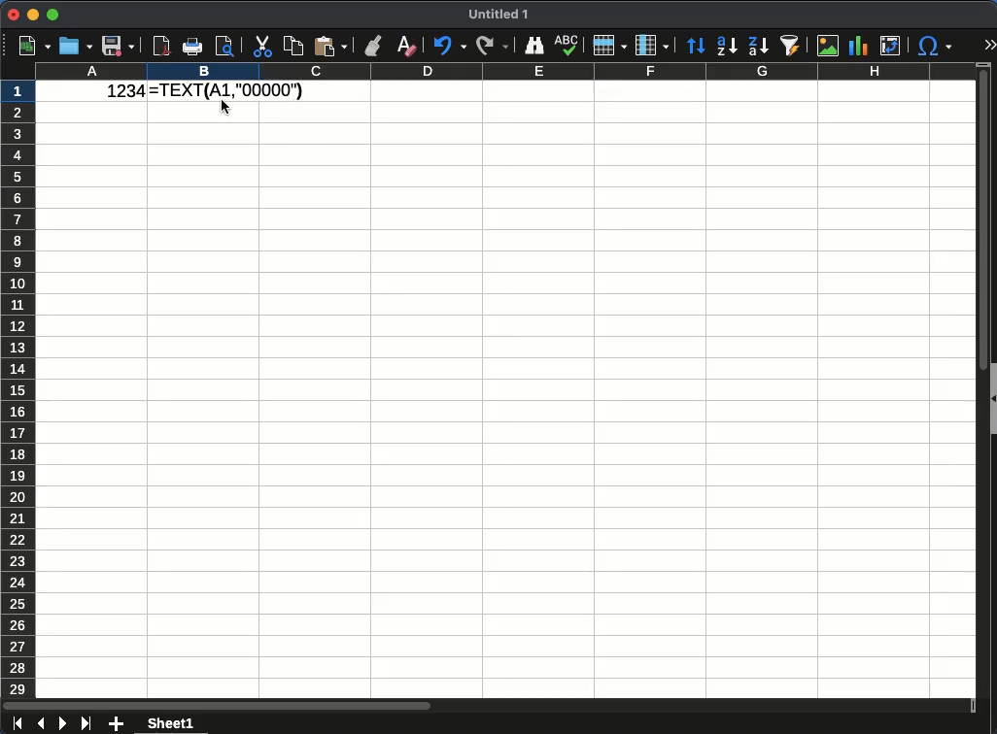  I want to click on expand, so click(988, 46).